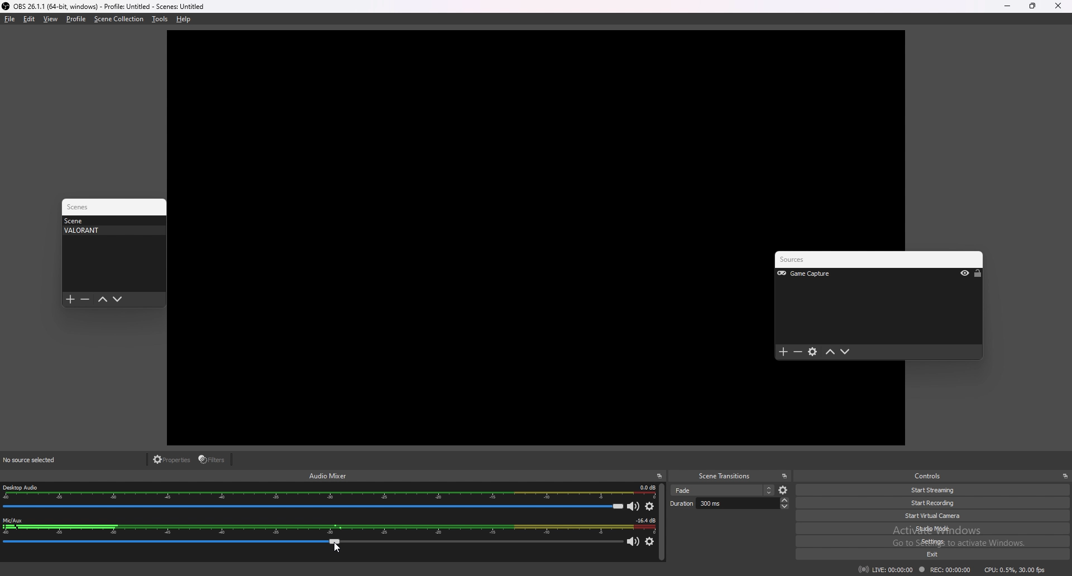 This screenshot has height=576, width=1072. Describe the element at coordinates (119, 19) in the screenshot. I see `scene collection` at that location.